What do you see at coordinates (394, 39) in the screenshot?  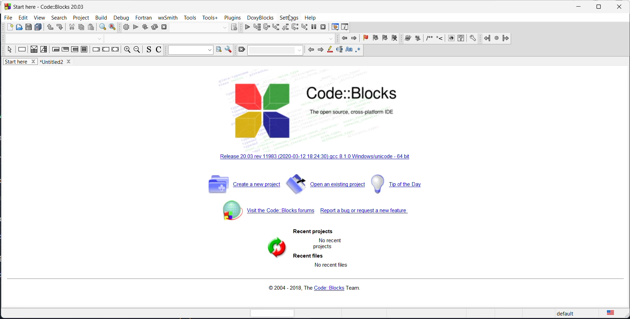 I see `remove bookmark` at bounding box center [394, 39].